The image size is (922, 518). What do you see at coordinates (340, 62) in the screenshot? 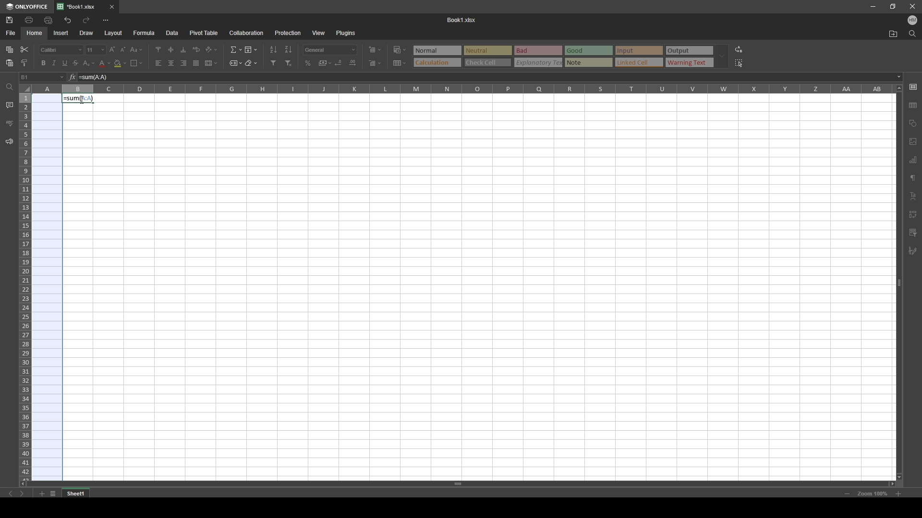
I see `decrease decimal` at bounding box center [340, 62].